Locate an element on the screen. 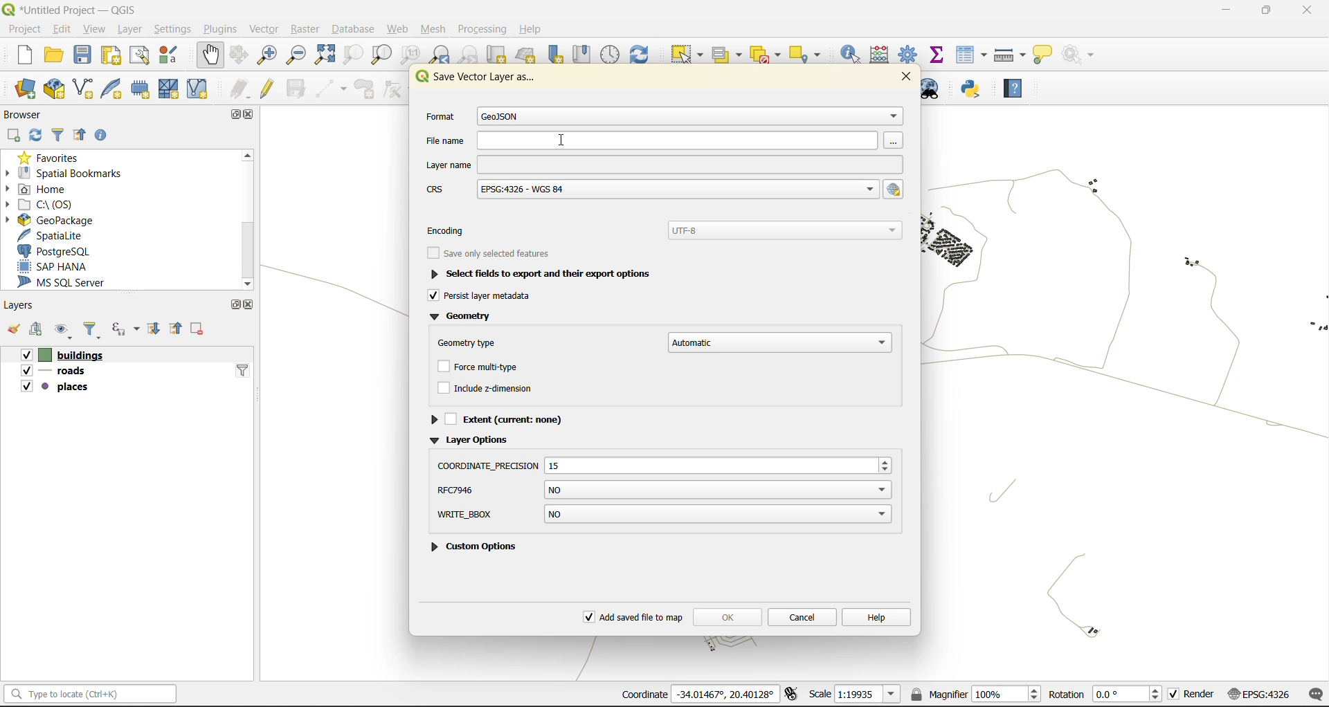 The height and width of the screenshot is (707, 1329). geometry is located at coordinates (462, 318).